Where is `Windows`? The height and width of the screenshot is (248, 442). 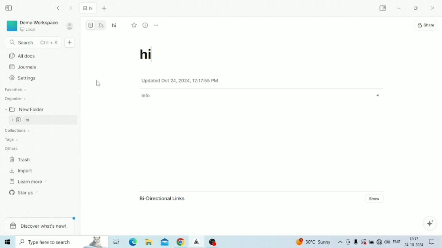
Windows is located at coordinates (8, 242).